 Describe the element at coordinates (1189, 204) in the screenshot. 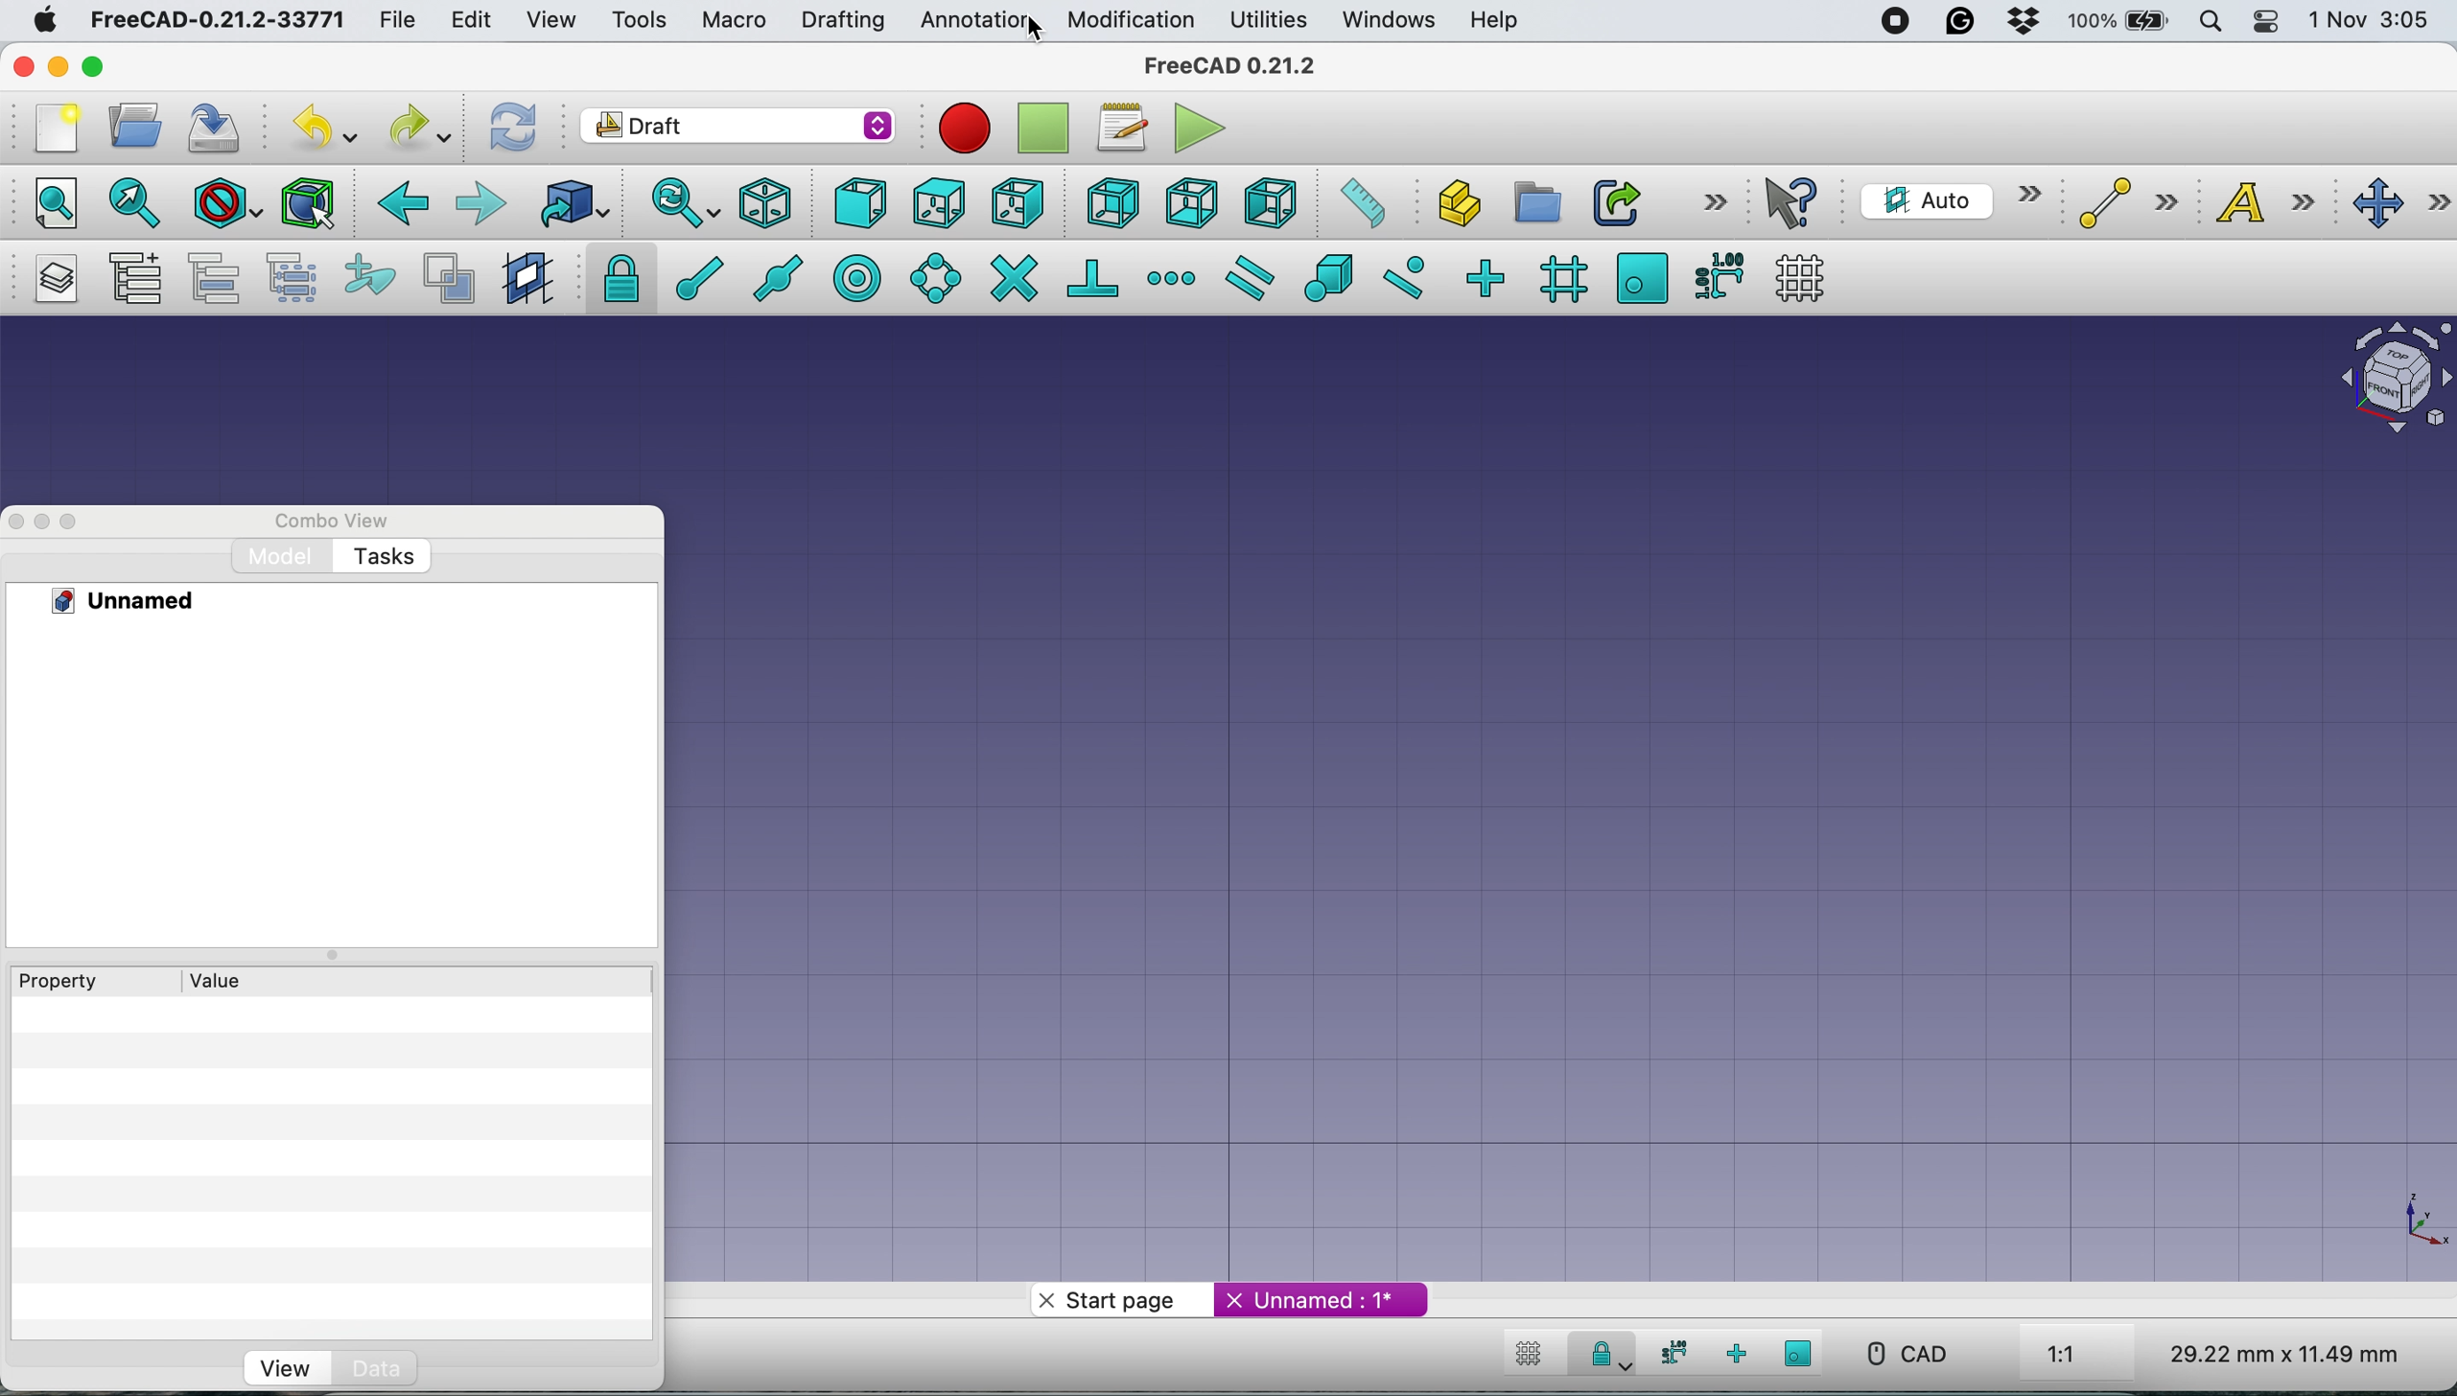

I see `bottom` at that location.